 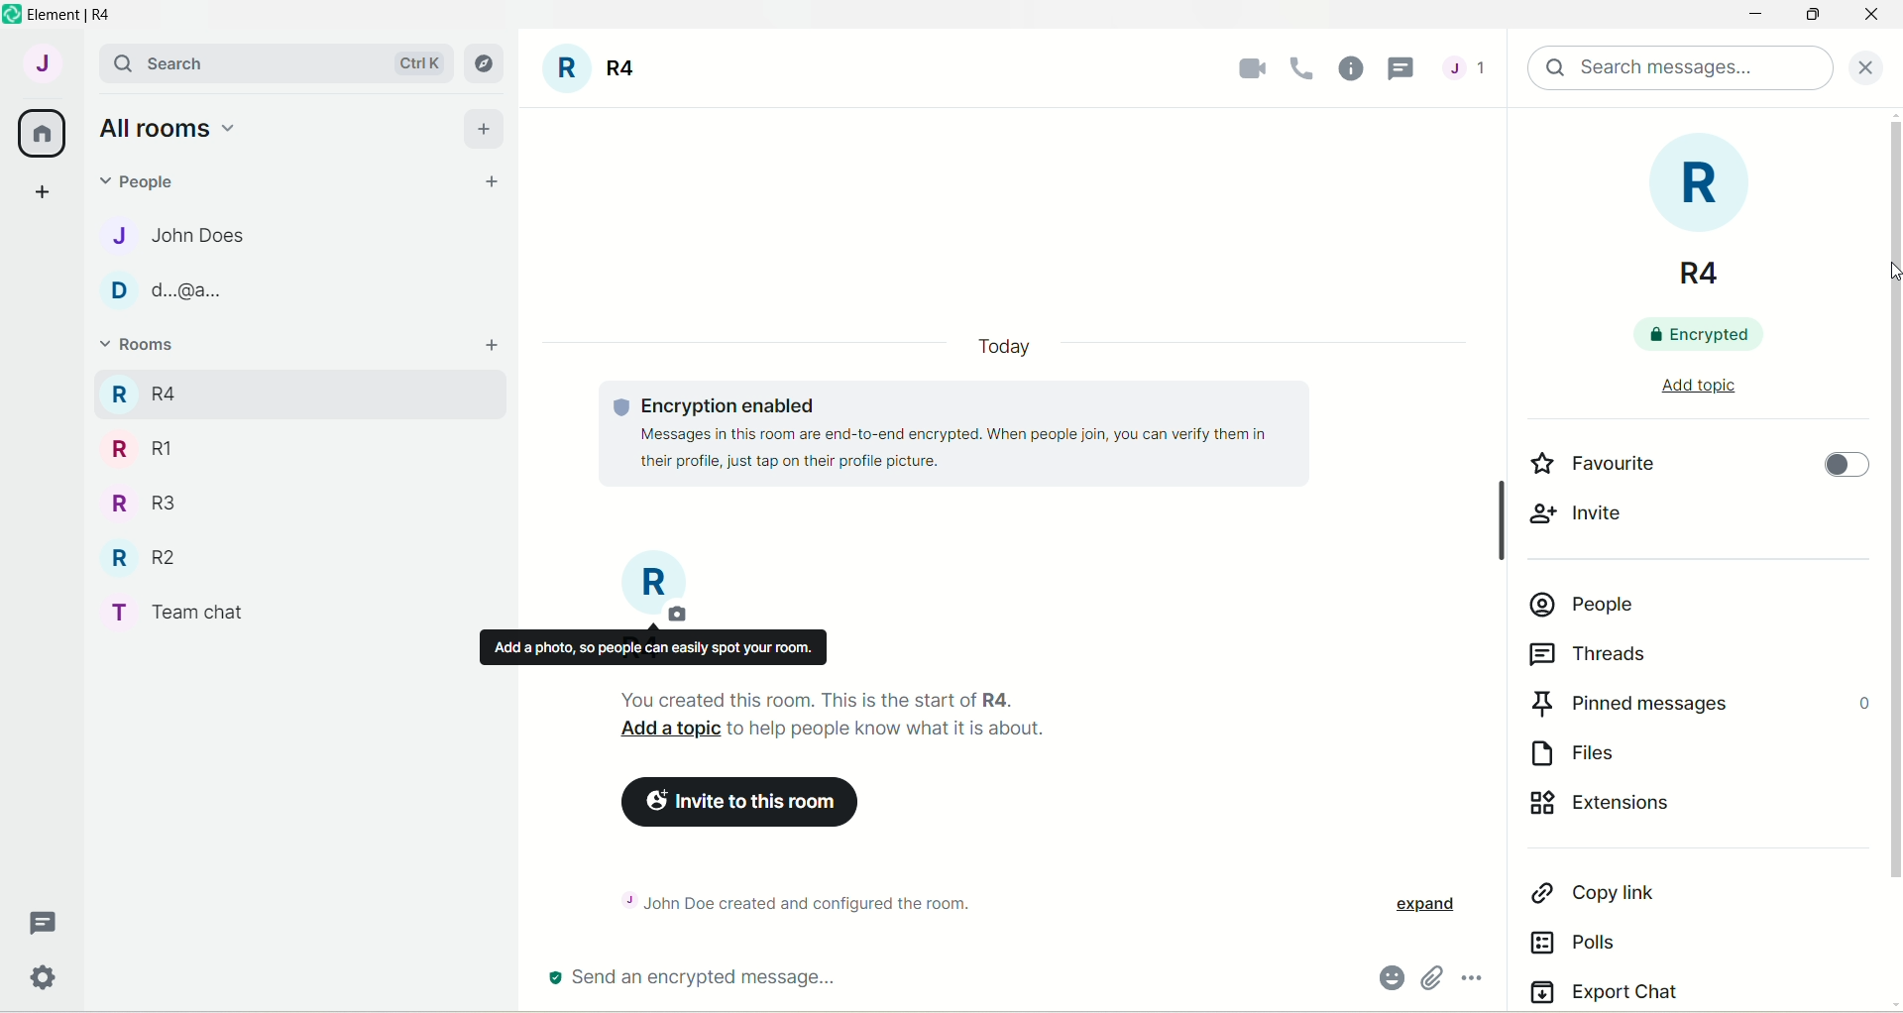 What do you see at coordinates (1404, 69) in the screenshot?
I see `cursor` at bounding box center [1404, 69].